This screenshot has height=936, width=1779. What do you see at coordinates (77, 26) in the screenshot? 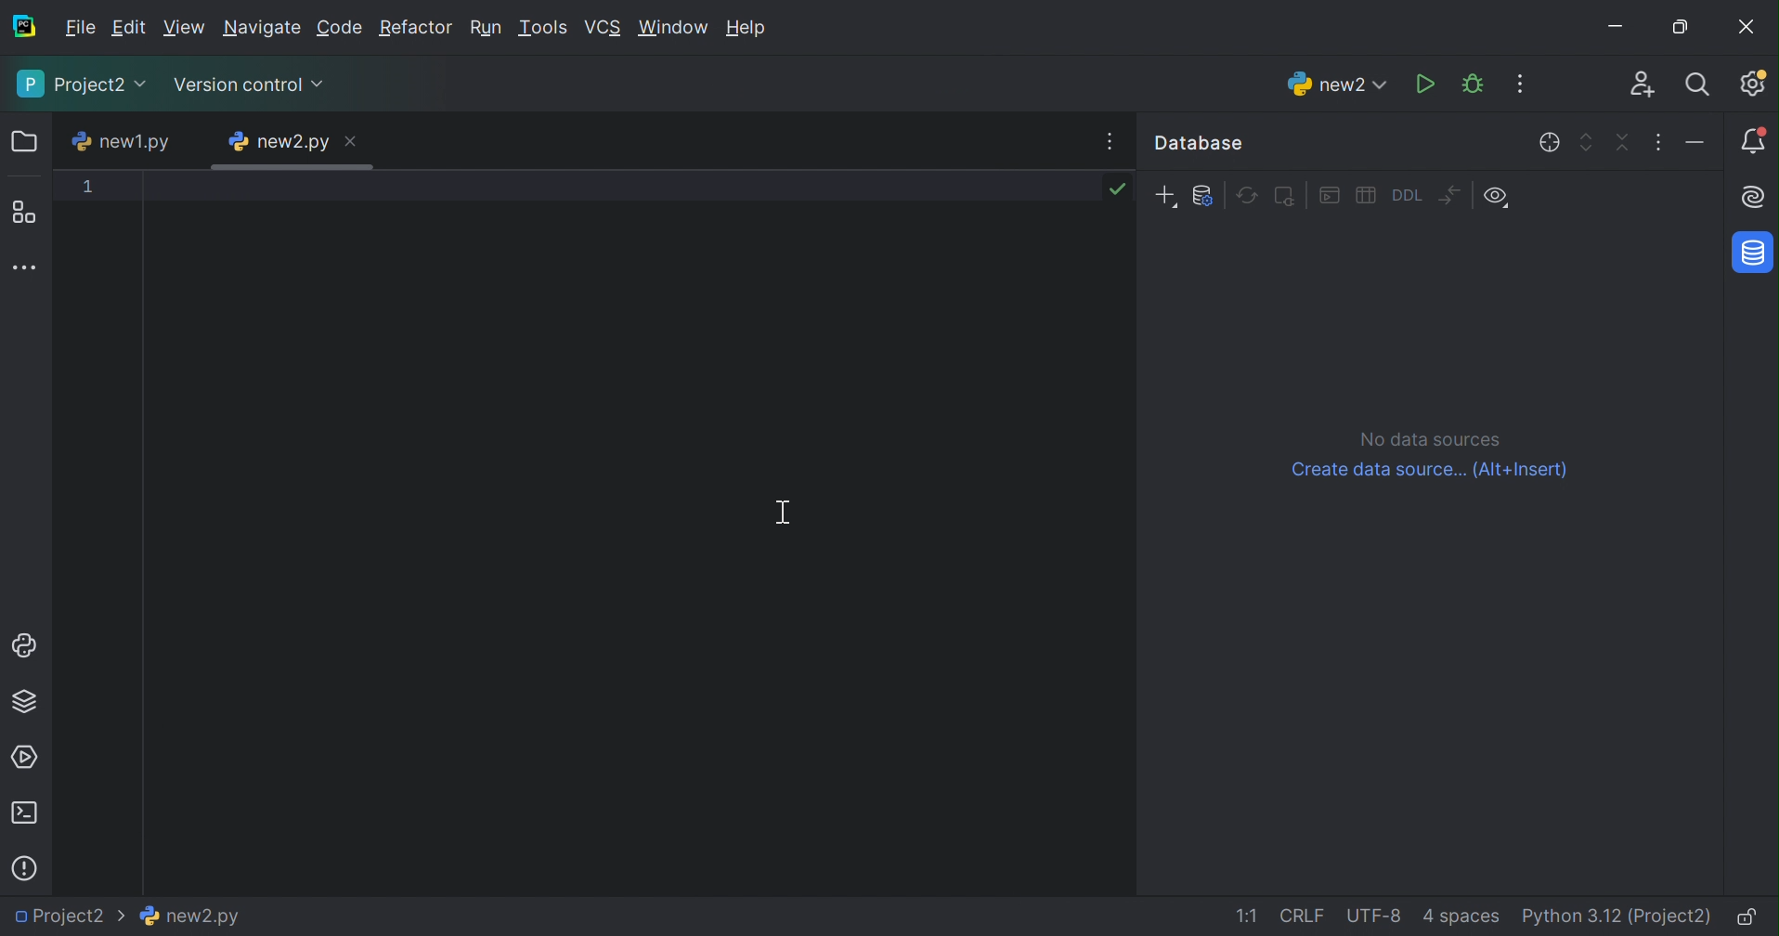
I see `File` at bounding box center [77, 26].